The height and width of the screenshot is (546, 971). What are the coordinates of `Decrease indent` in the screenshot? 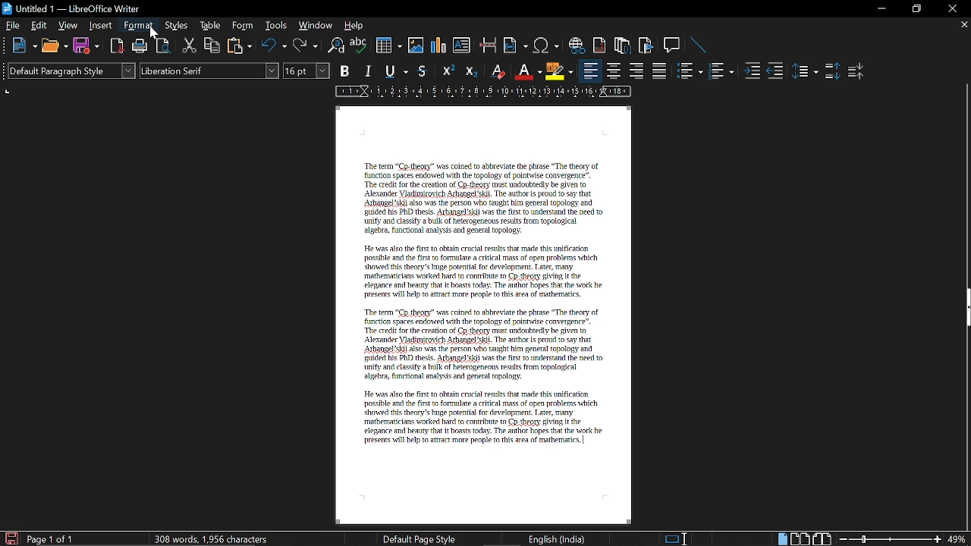 It's located at (778, 71).